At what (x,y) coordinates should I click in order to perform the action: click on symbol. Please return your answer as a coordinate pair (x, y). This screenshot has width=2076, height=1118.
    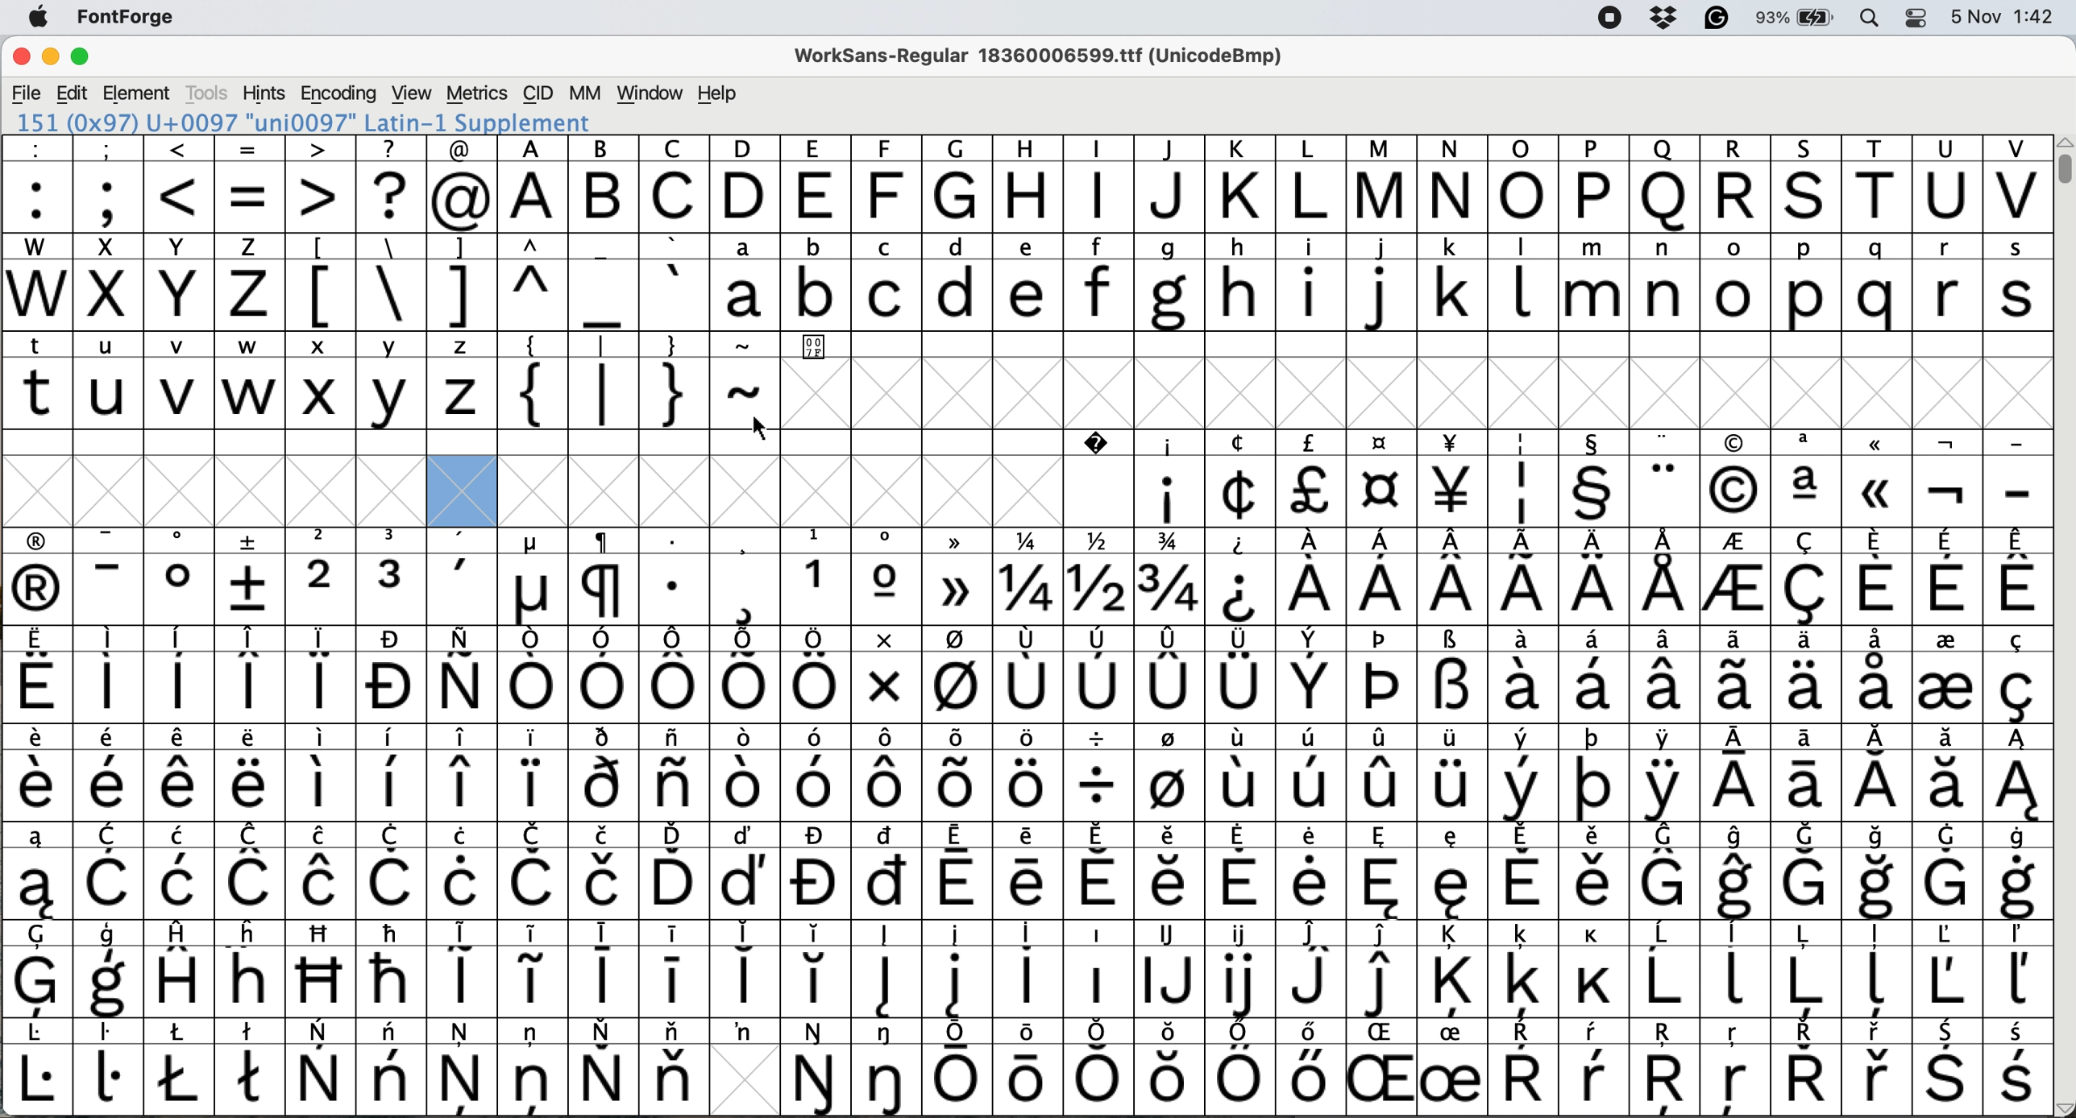
    Looking at the image, I should click on (604, 967).